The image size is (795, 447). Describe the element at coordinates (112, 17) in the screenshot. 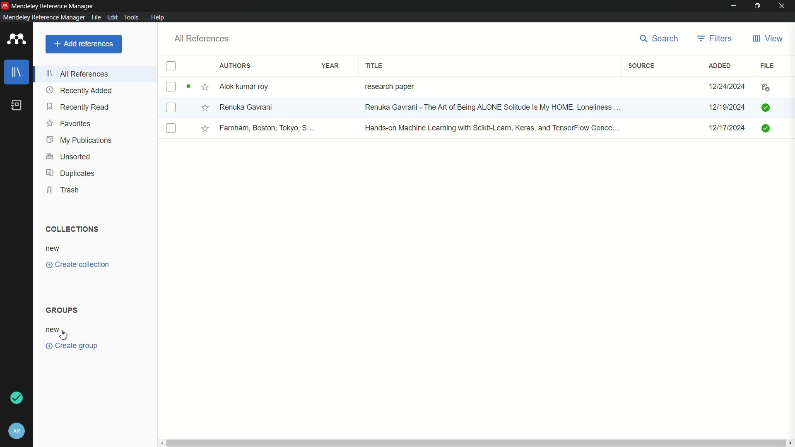

I see `edit menu` at that location.